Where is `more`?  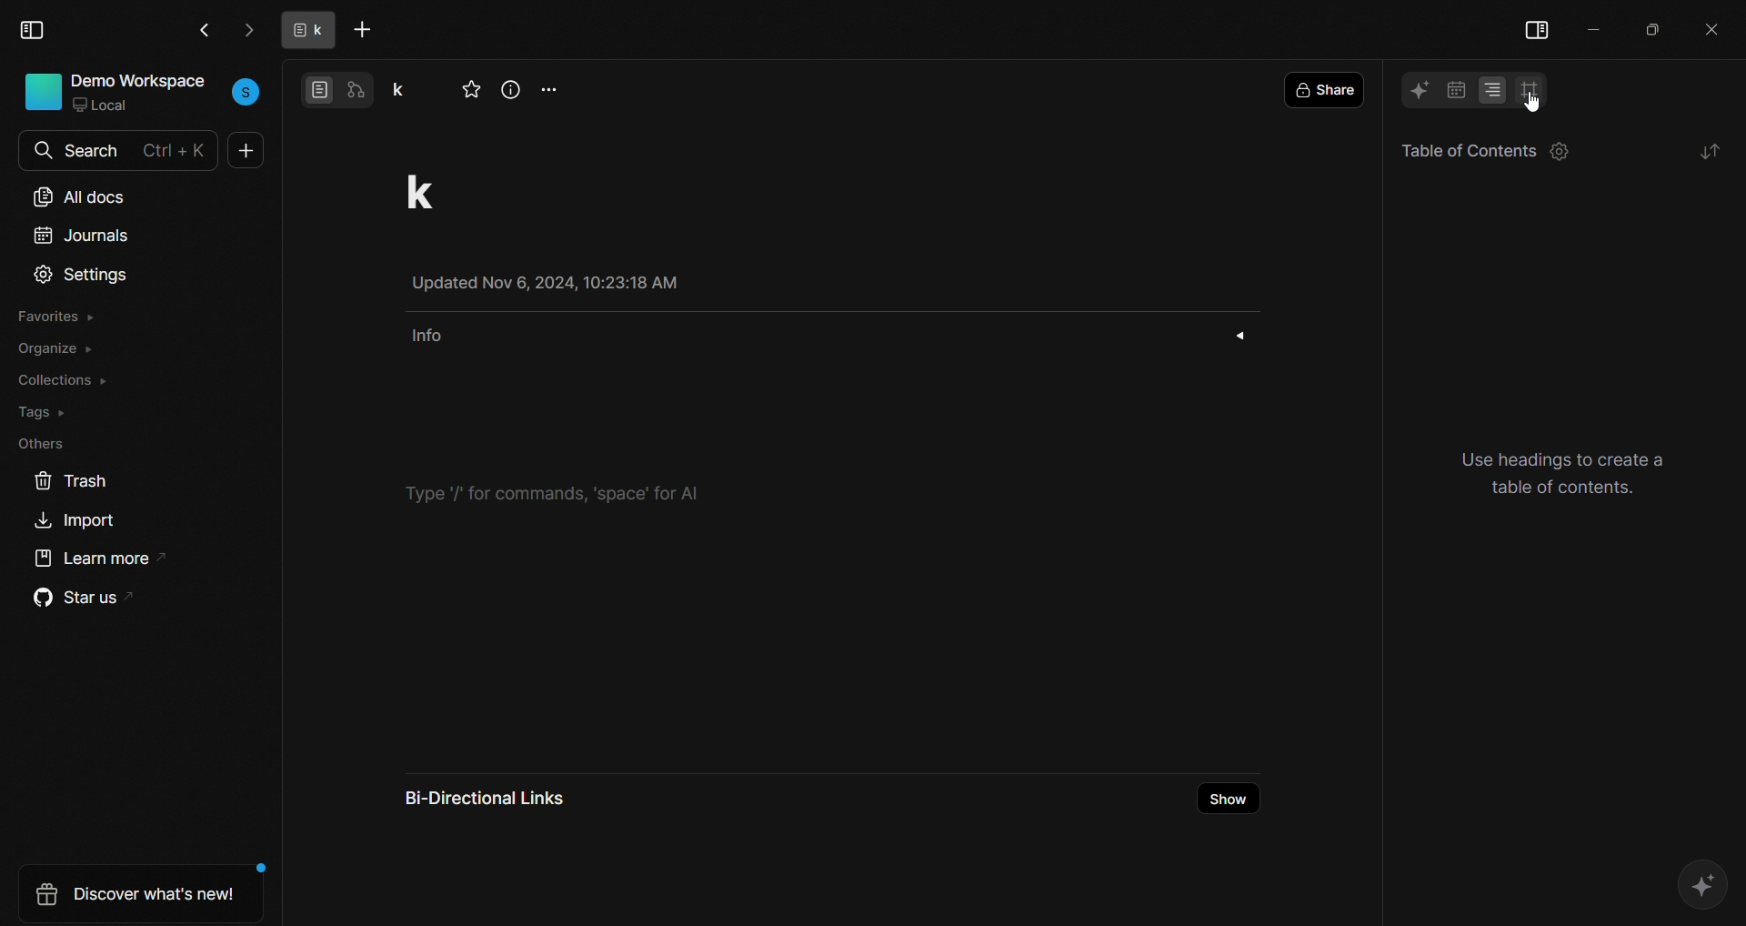
more is located at coordinates (553, 86).